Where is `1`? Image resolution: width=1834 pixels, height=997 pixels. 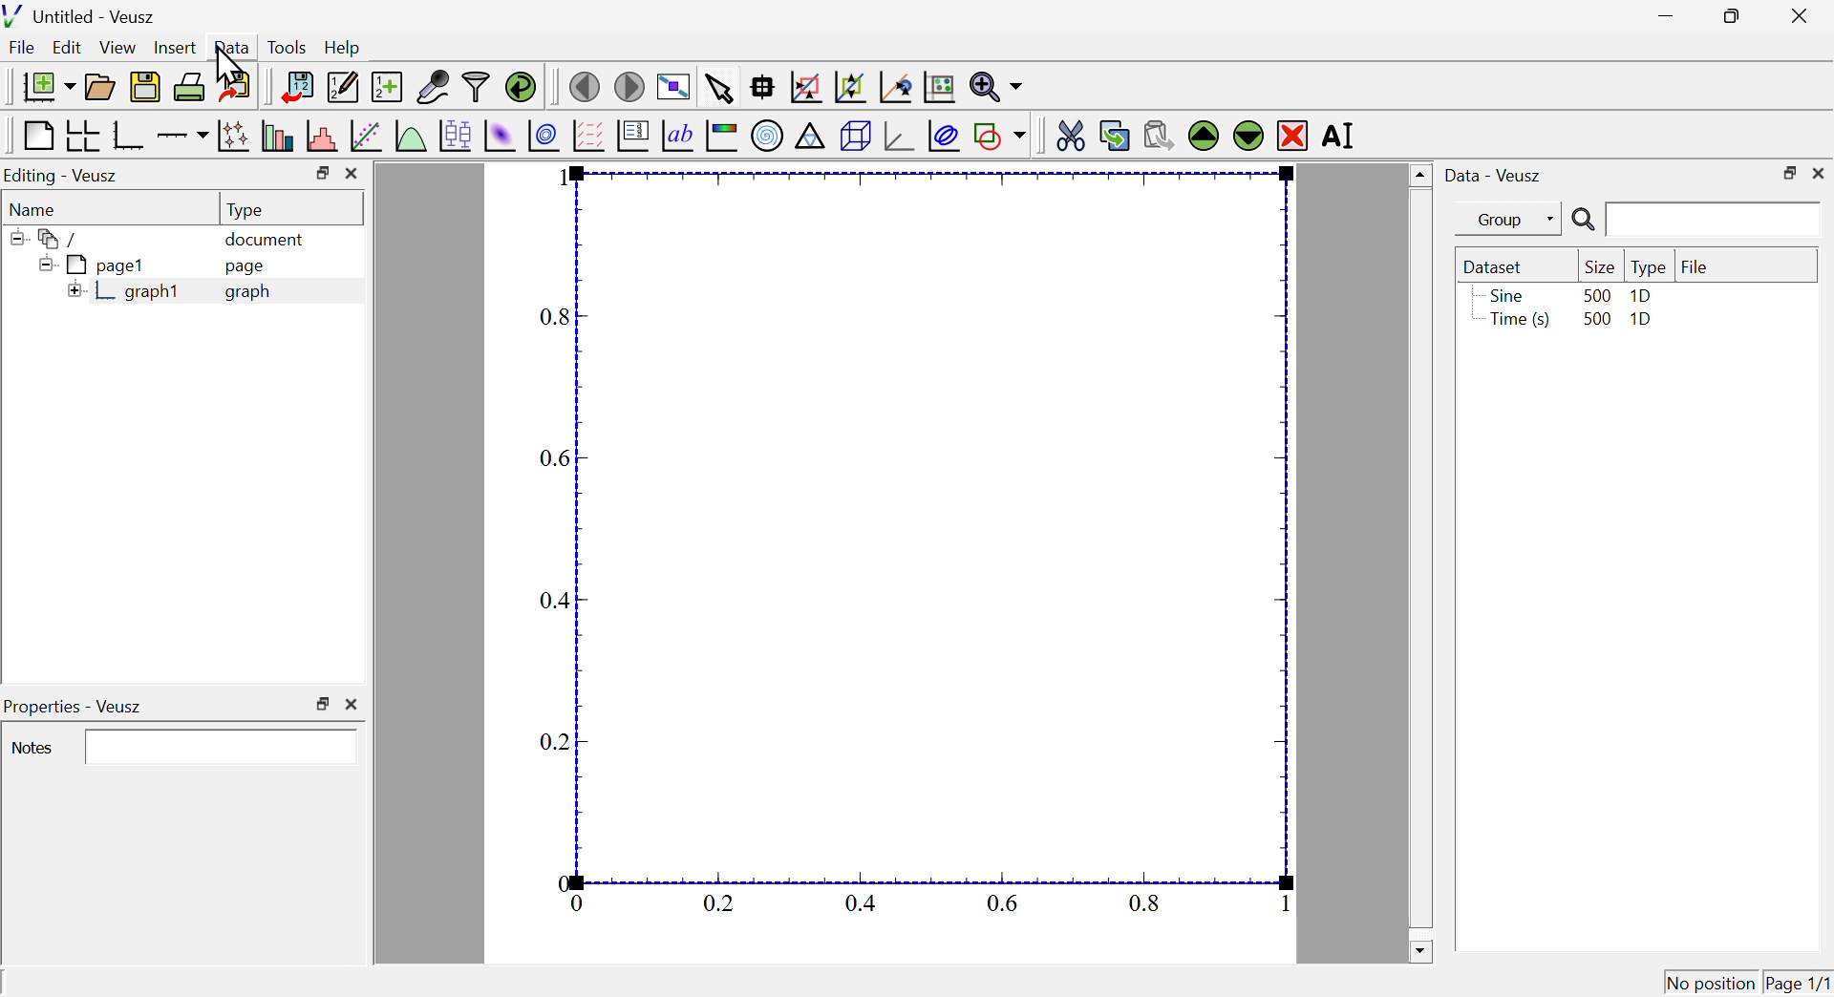
1 is located at coordinates (1275, 903).